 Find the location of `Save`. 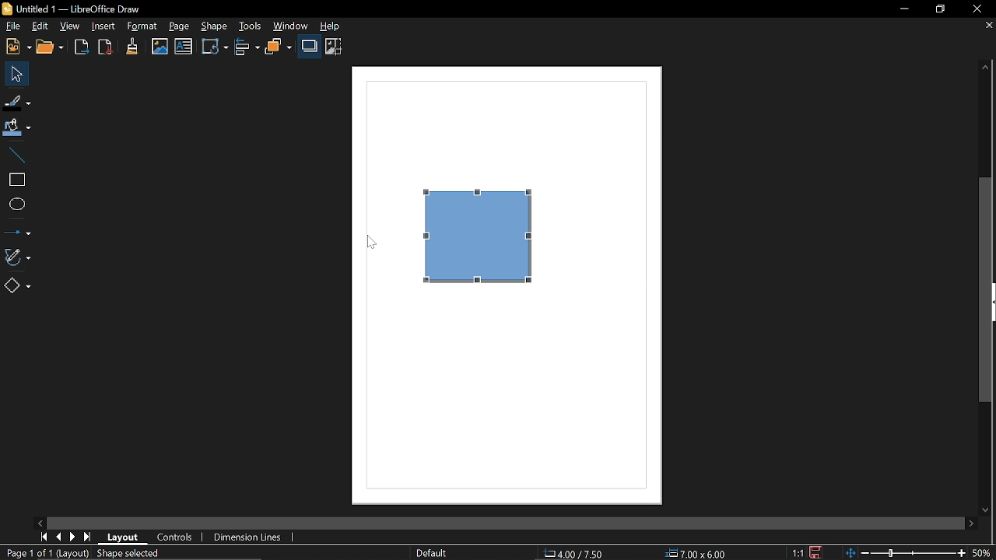

Save is located at coordinates (817, 553).